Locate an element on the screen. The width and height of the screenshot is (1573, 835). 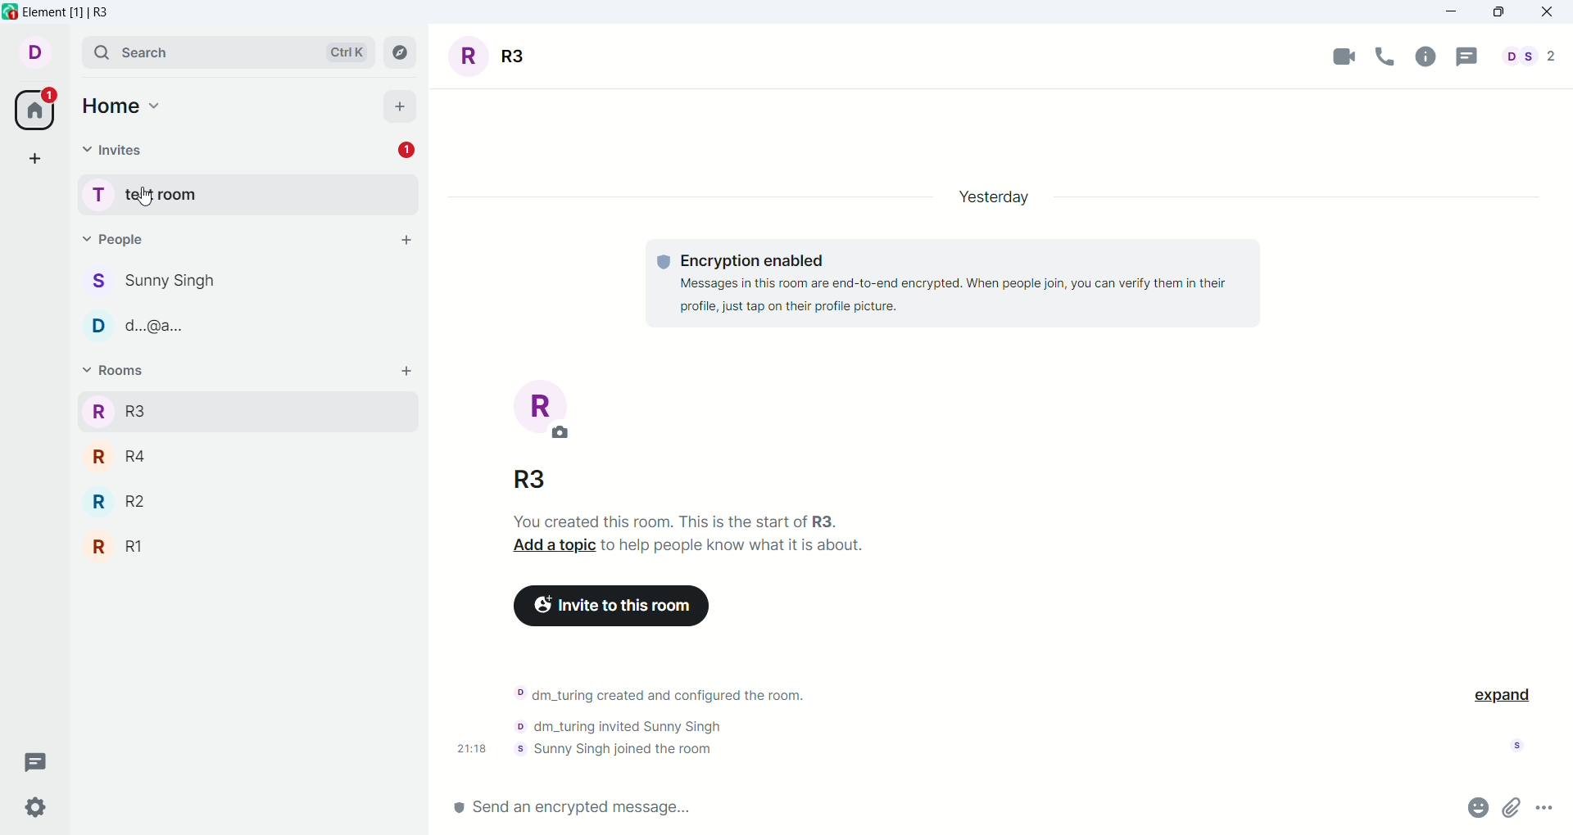
R3 is located at coordinates (528, 481).